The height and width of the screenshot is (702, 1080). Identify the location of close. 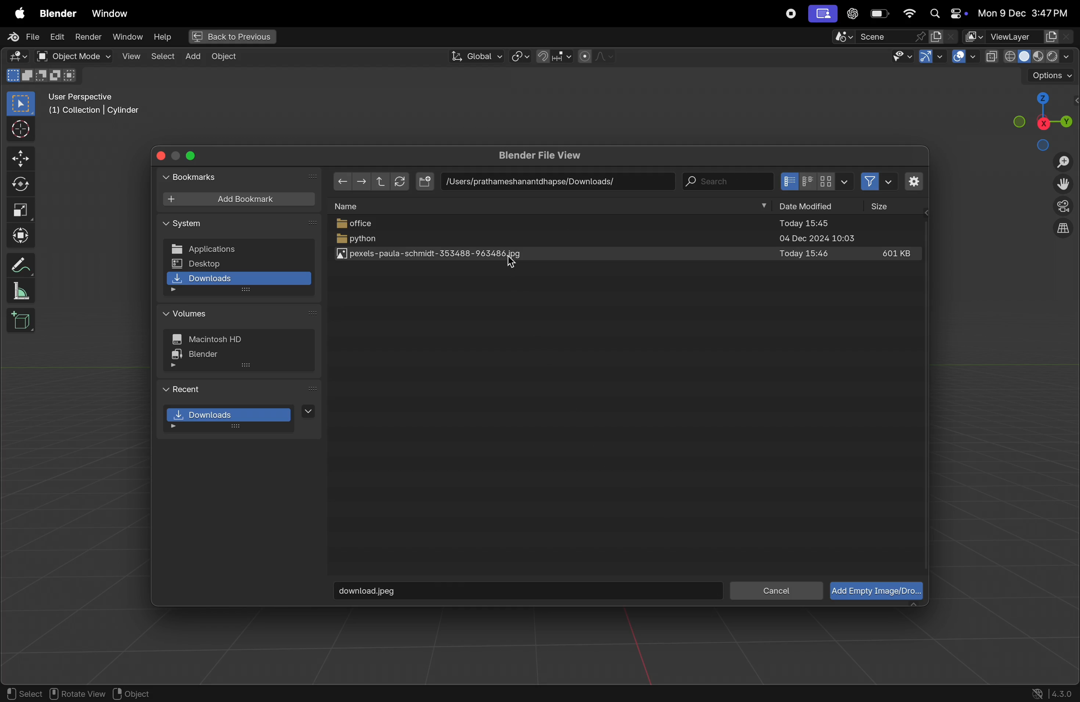
(162, 155).